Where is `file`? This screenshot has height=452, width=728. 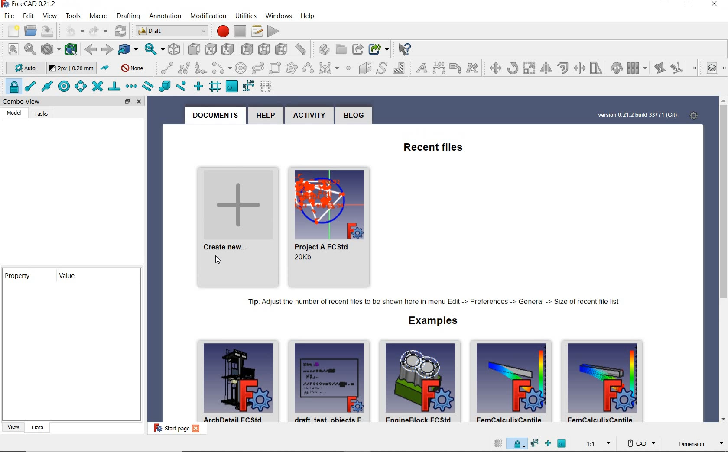
file is located at coordinates (9, 16).